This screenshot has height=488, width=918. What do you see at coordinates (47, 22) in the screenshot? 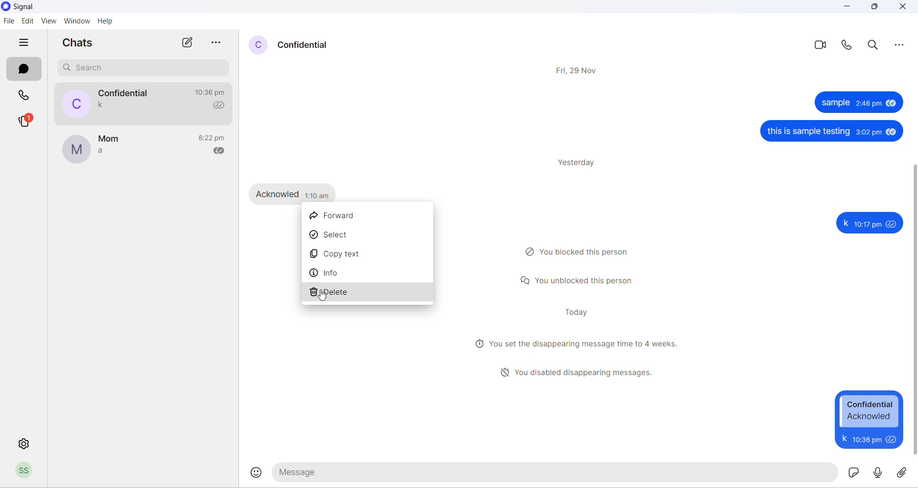
I see `view` at bounding box center [47, 22].